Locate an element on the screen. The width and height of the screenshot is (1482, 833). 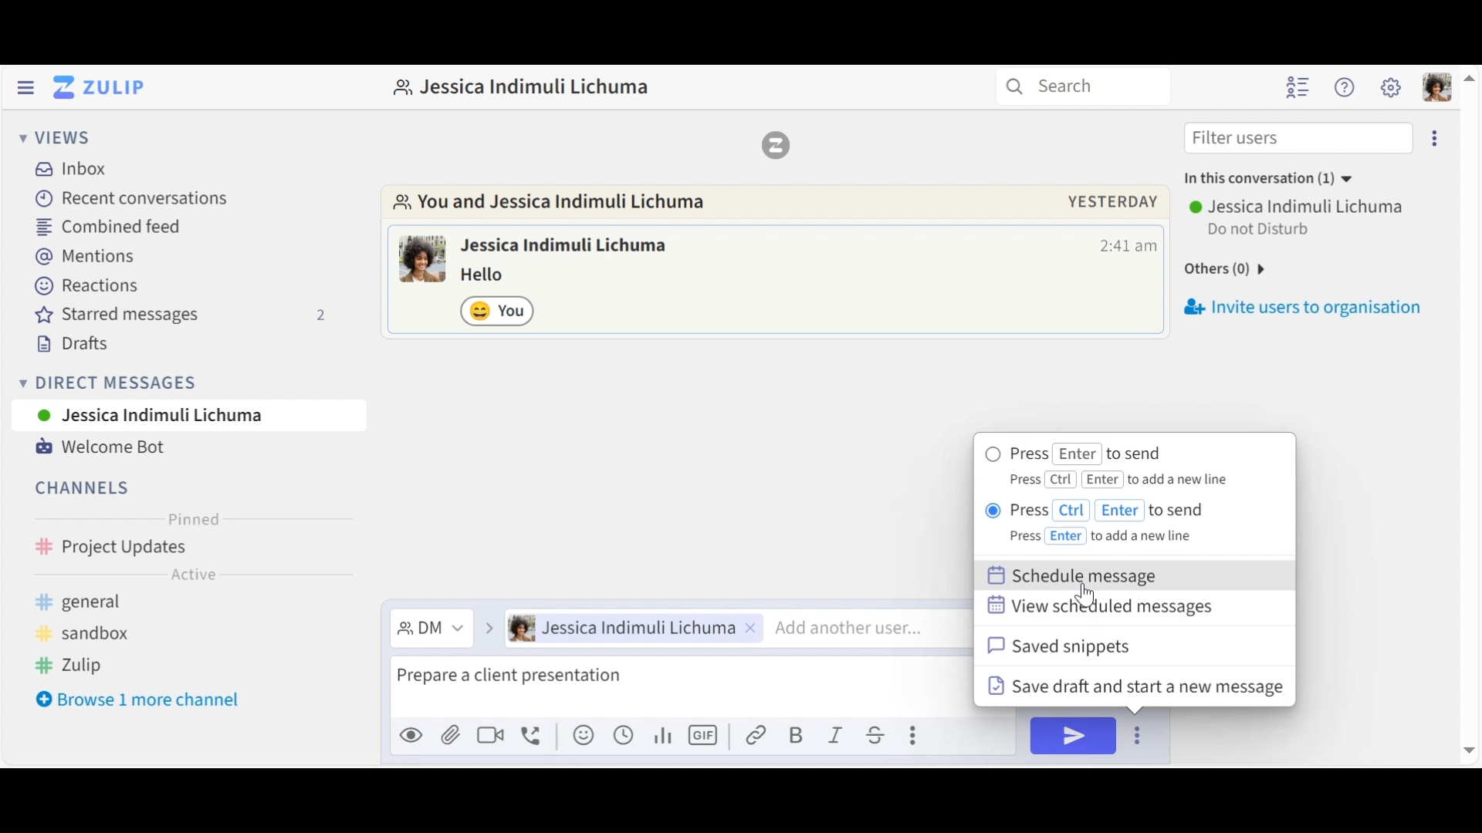
Send is located at coordinates (1072, 736).